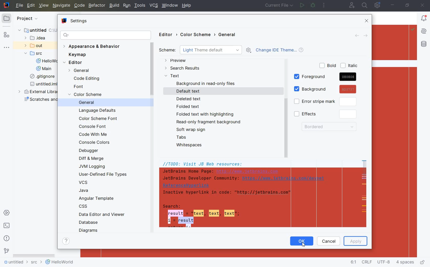  What do you see at coordinates (90, 103) in the screenshot?
I see `GENERAL` at bounding box center [90, 103].